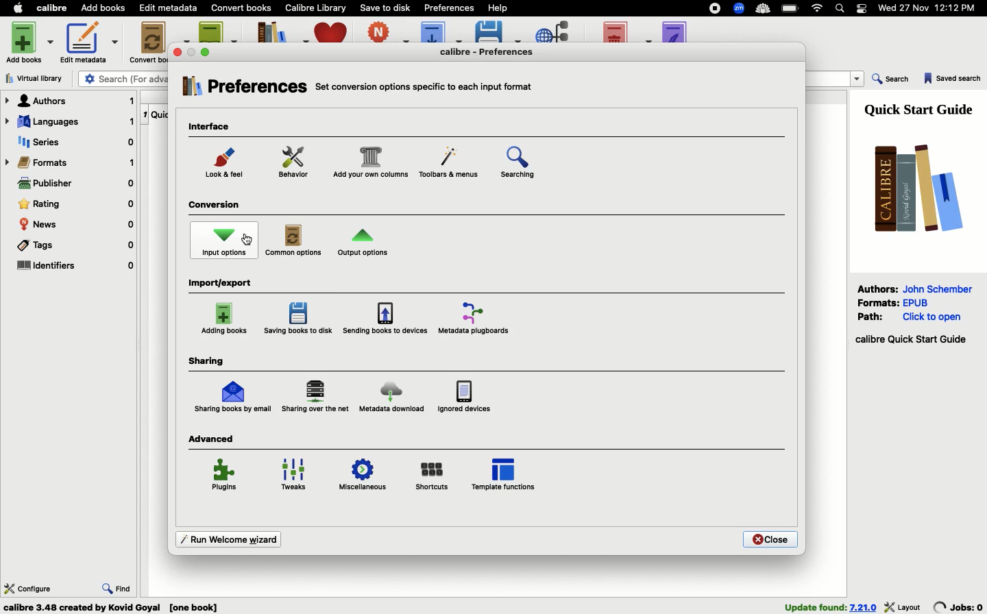  I want to click on jobs, so click(959, 606).